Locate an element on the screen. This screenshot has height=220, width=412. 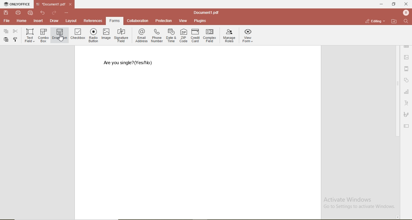
font style is located at coordinates (407, 103).